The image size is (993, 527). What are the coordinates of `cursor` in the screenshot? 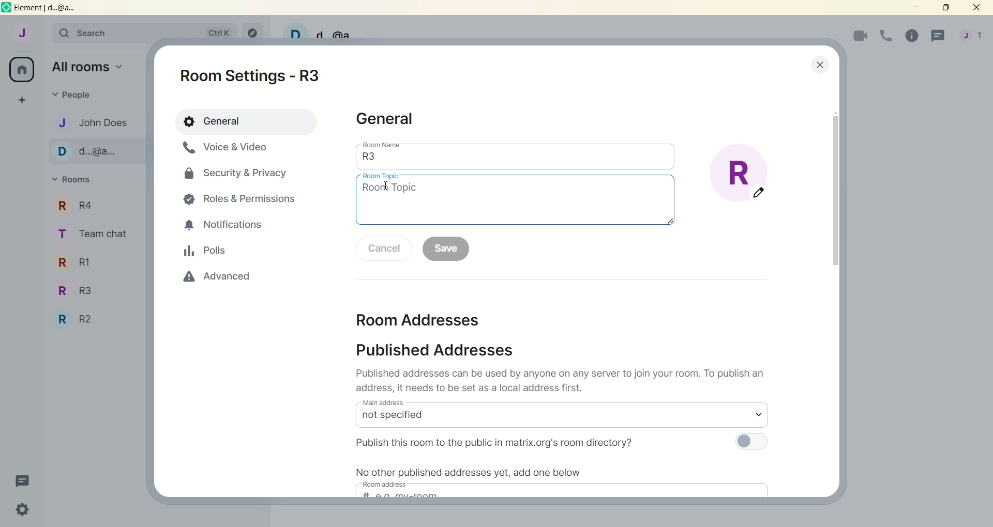 It's located at (387, 187).